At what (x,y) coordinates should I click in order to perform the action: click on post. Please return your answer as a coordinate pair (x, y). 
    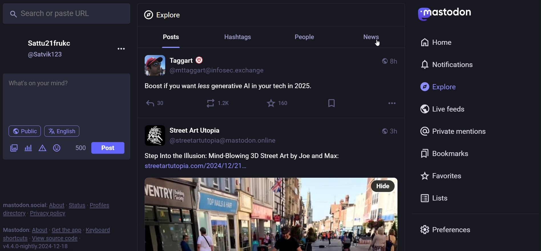
    Looking at the image, I should click on (170, 38).